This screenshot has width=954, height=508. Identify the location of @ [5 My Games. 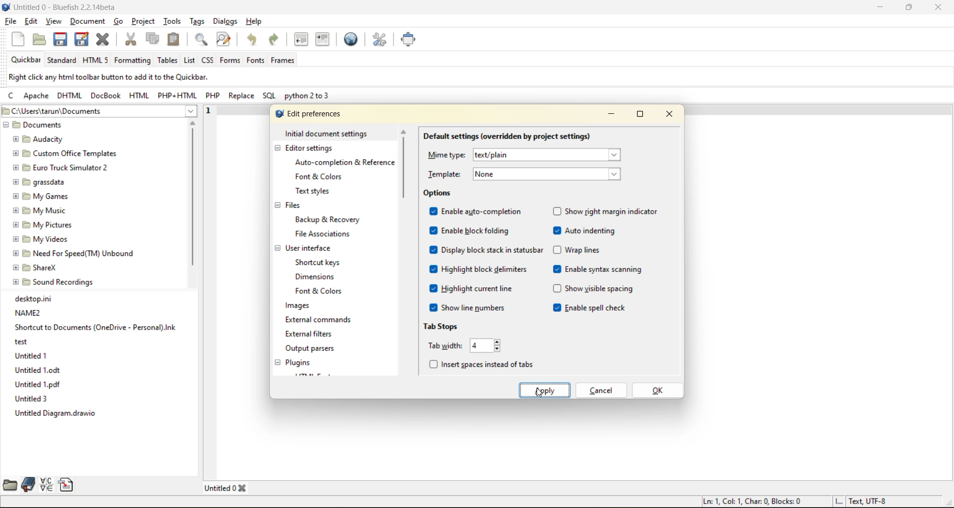
(39, 196).